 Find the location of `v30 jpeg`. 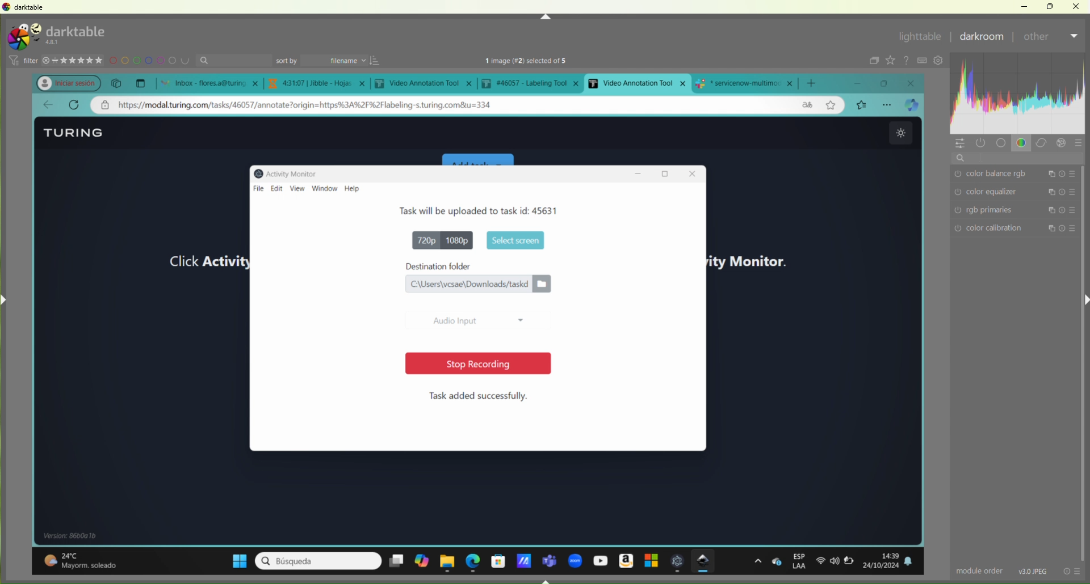

v30 jpeg is located at coordinates (1030, 570).